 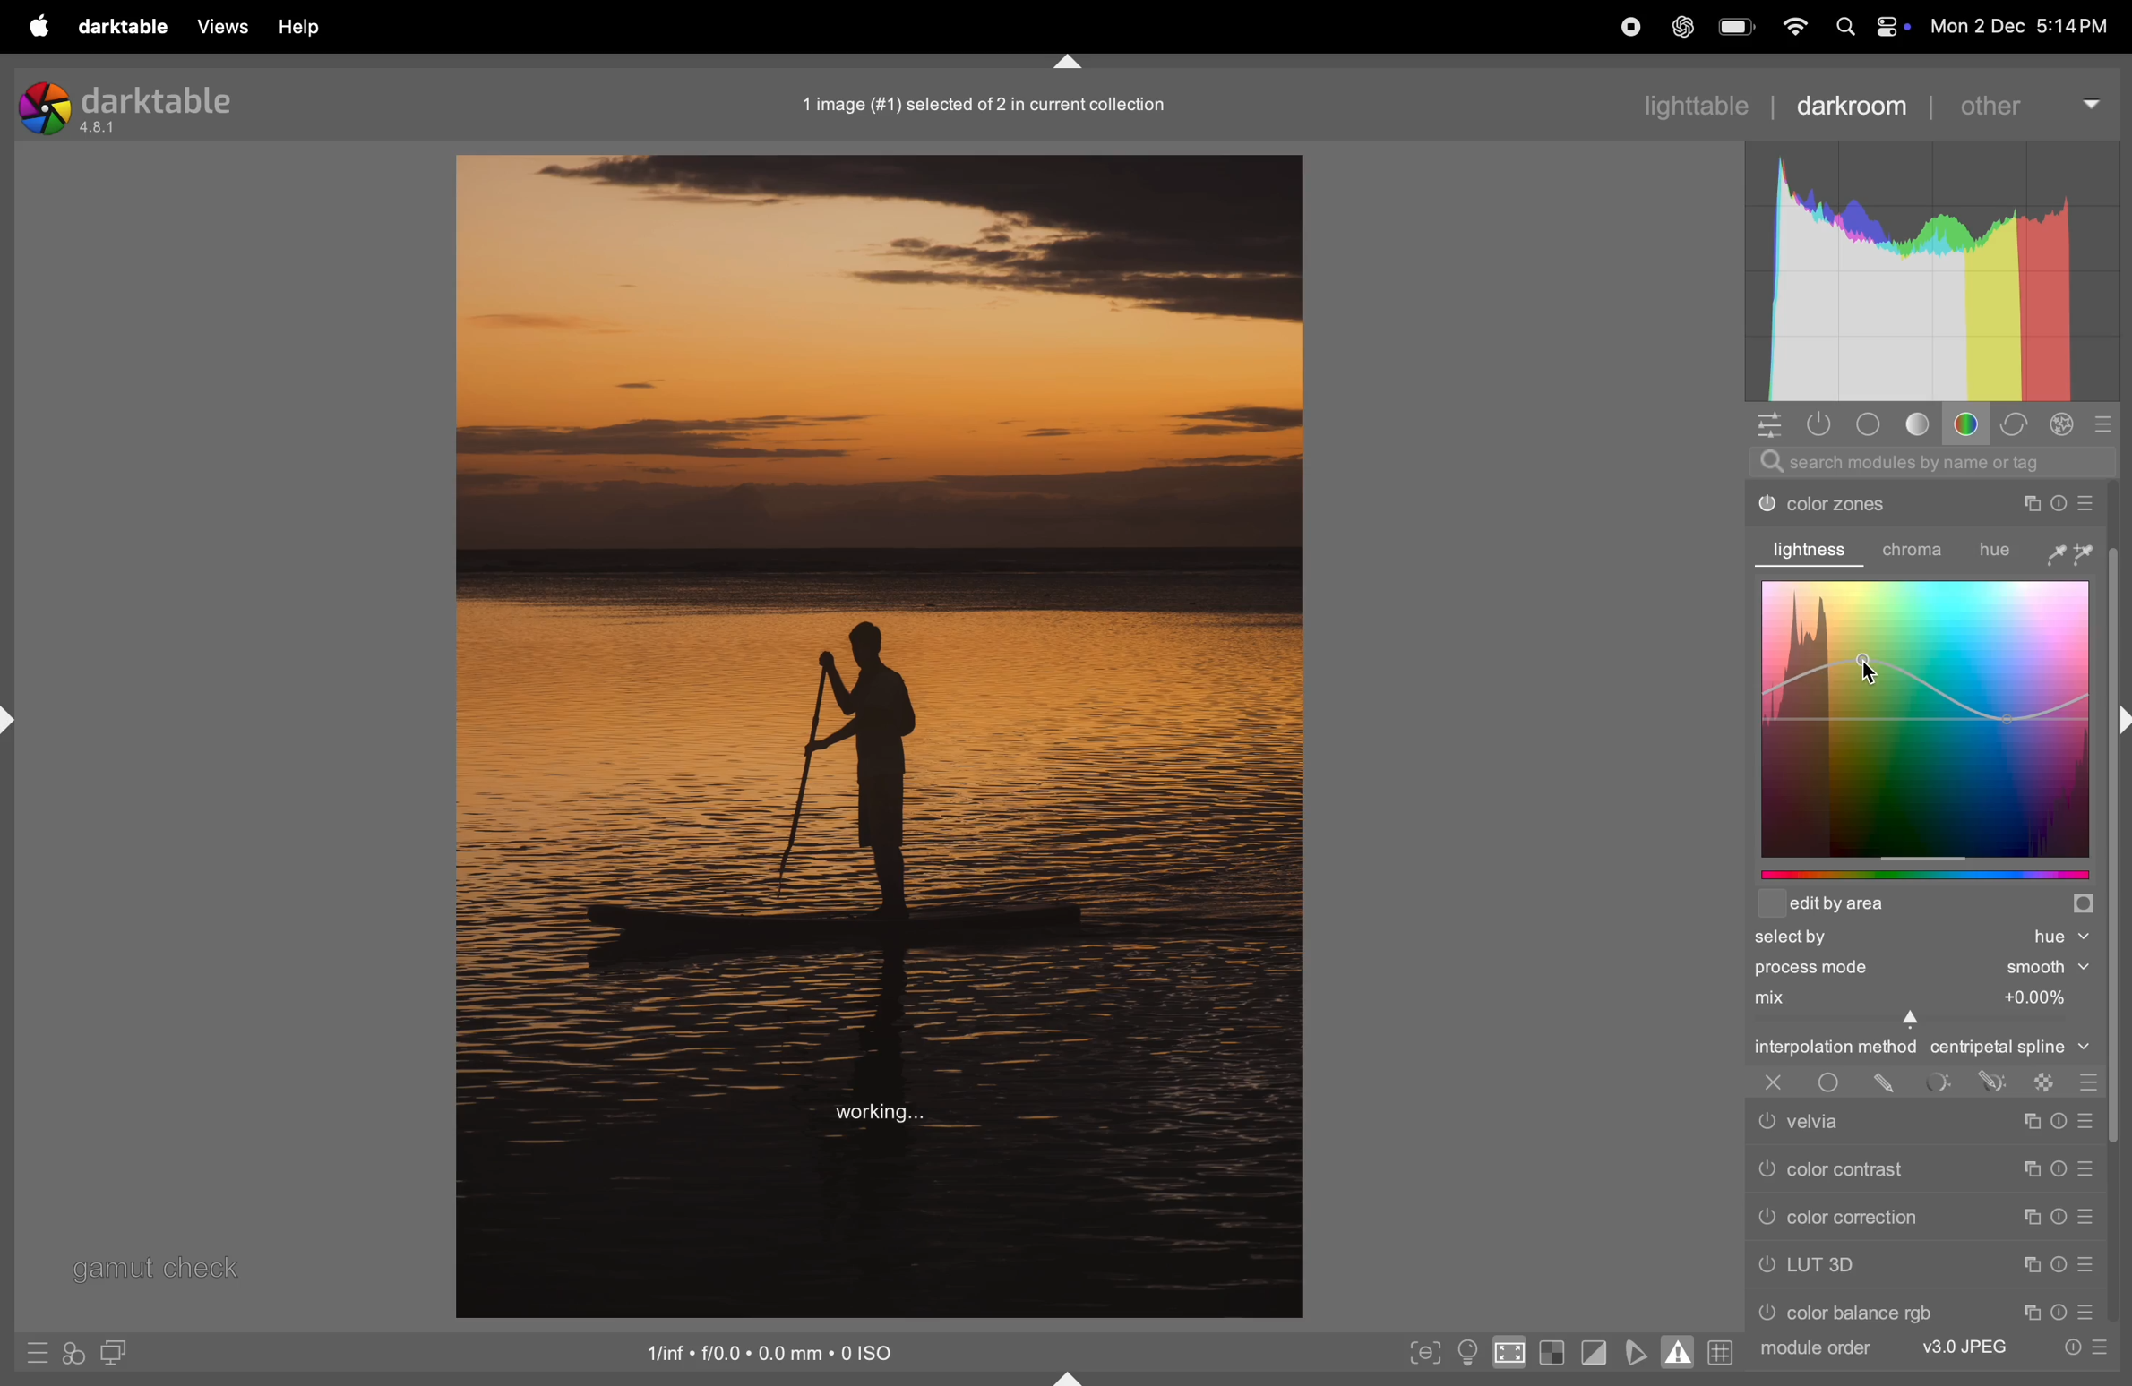 What do you see at coordinates (1826, 1080) in the screenshot?
I see `` at bounding box center [1826, 1080].